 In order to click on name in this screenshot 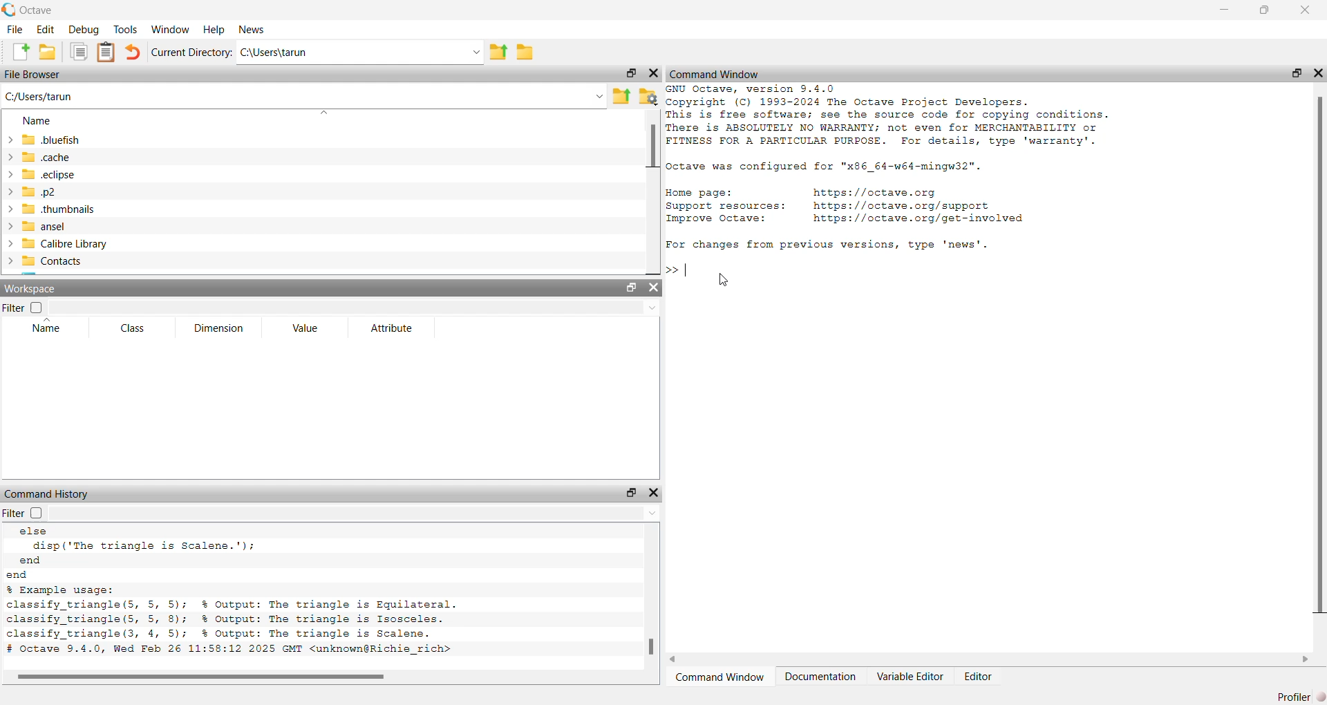, I will do `click(50, 329)`.